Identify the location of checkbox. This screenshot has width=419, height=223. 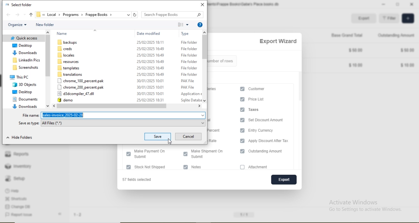
(242, 141).